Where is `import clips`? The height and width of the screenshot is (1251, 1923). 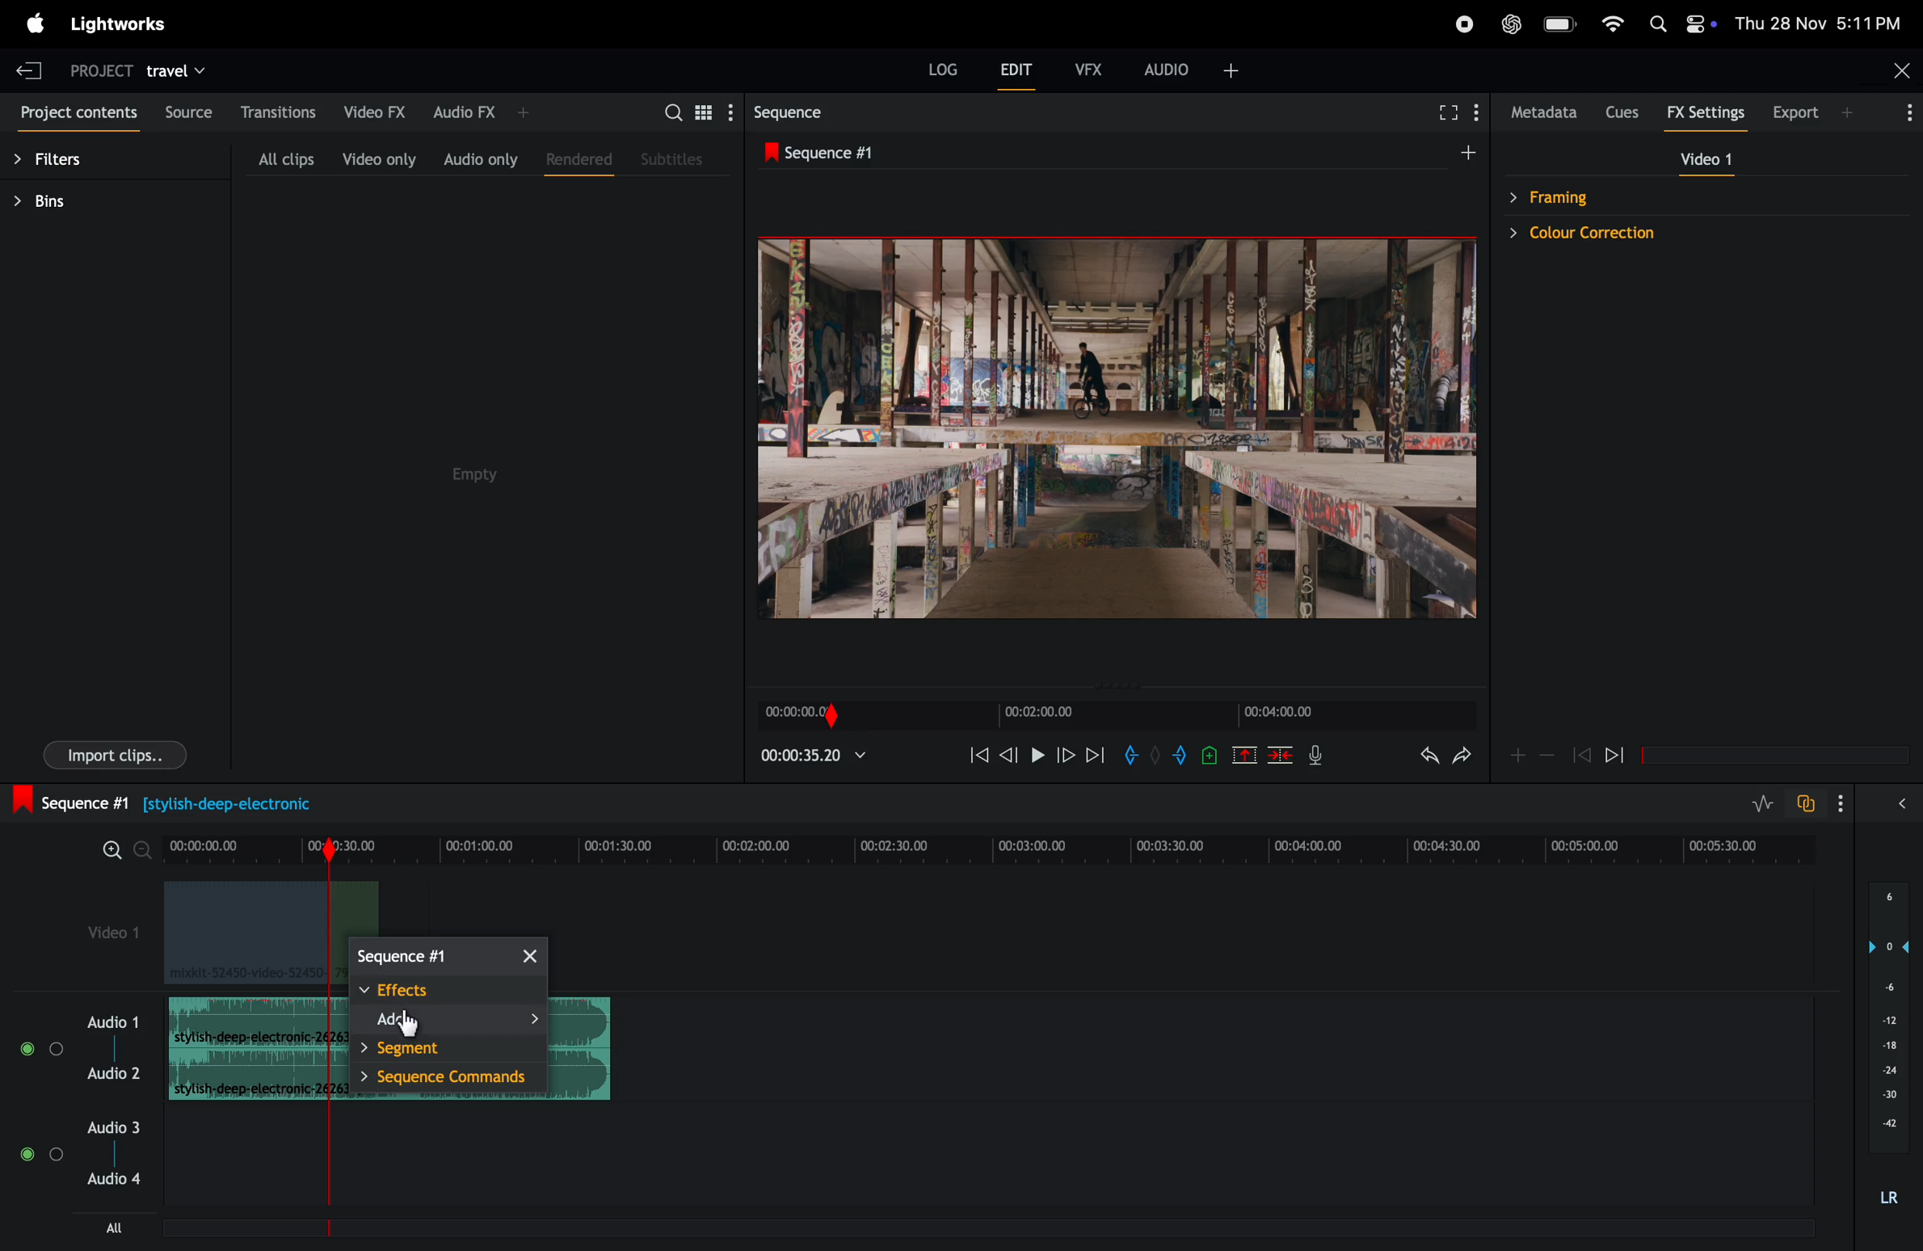
import clips is located at coordinates (115, 754).